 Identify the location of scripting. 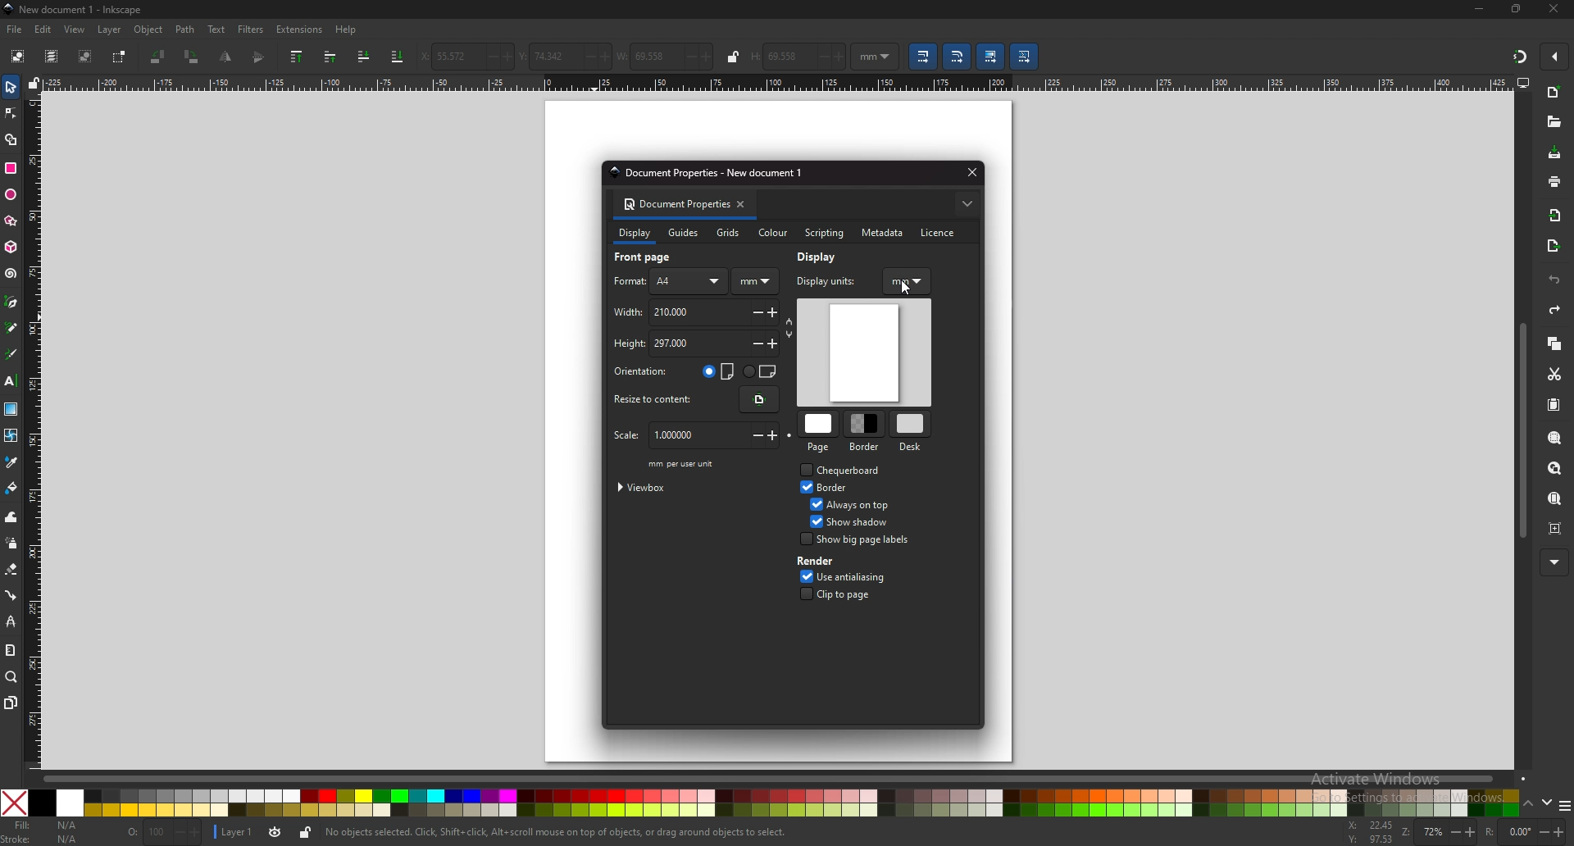
(822, 233).